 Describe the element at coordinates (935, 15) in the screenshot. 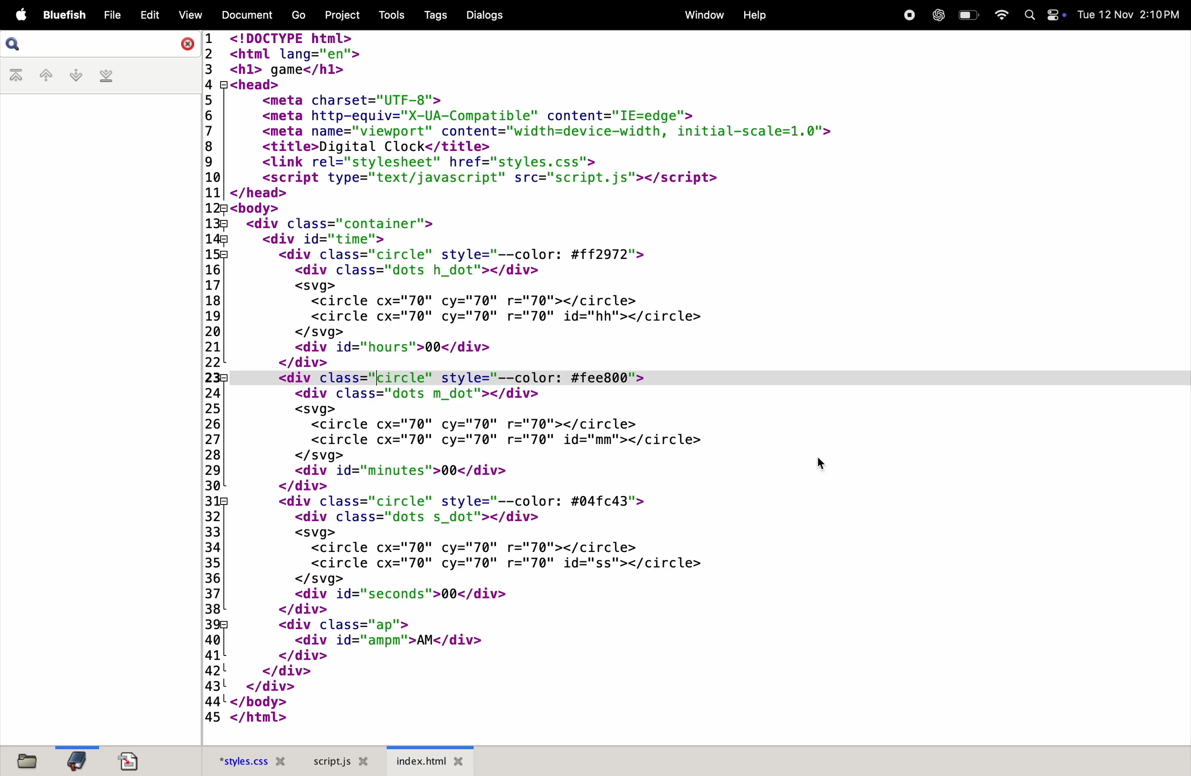

I see `chatgpt` at that location.